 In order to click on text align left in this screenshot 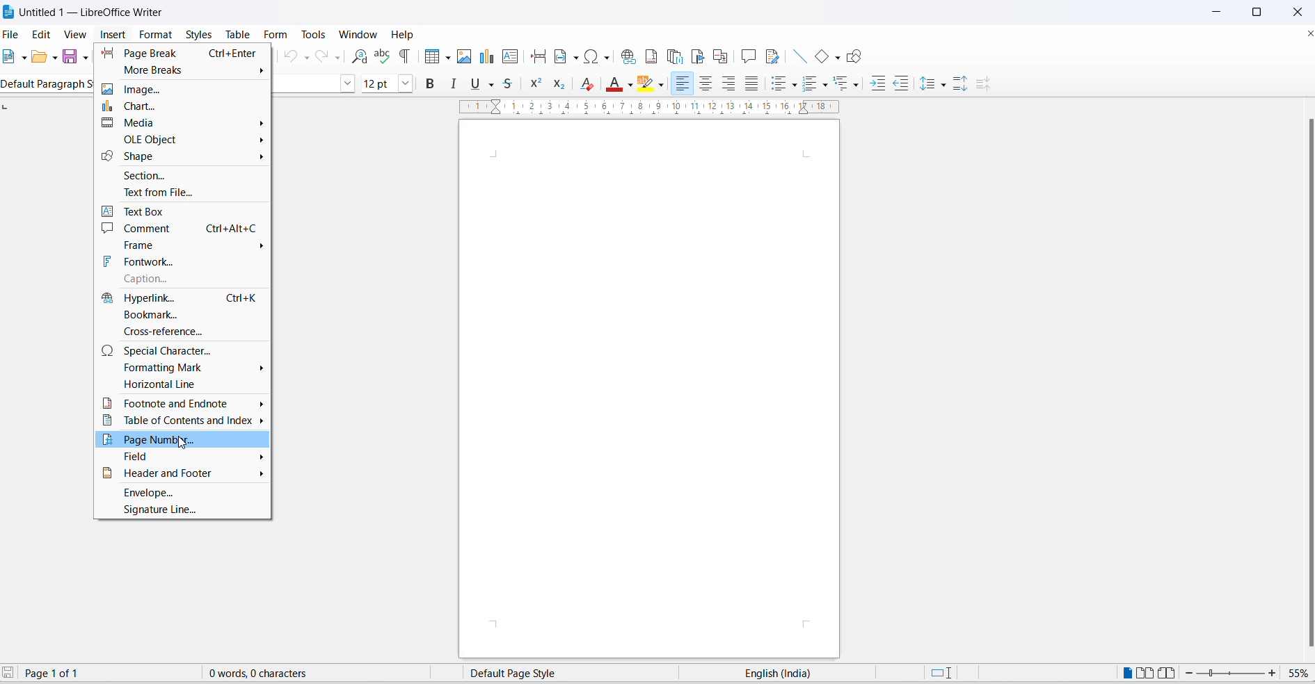, I will do `click(683, 85)`.